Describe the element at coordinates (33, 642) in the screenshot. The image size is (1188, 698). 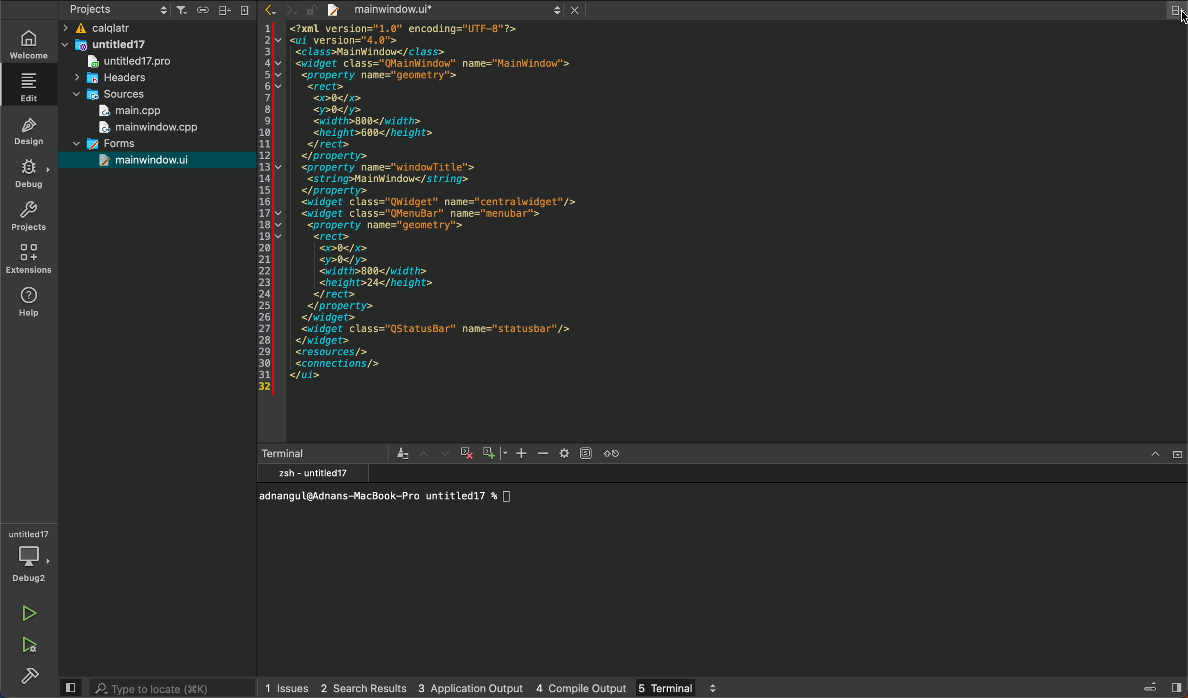
I see `run and debug` at that location.